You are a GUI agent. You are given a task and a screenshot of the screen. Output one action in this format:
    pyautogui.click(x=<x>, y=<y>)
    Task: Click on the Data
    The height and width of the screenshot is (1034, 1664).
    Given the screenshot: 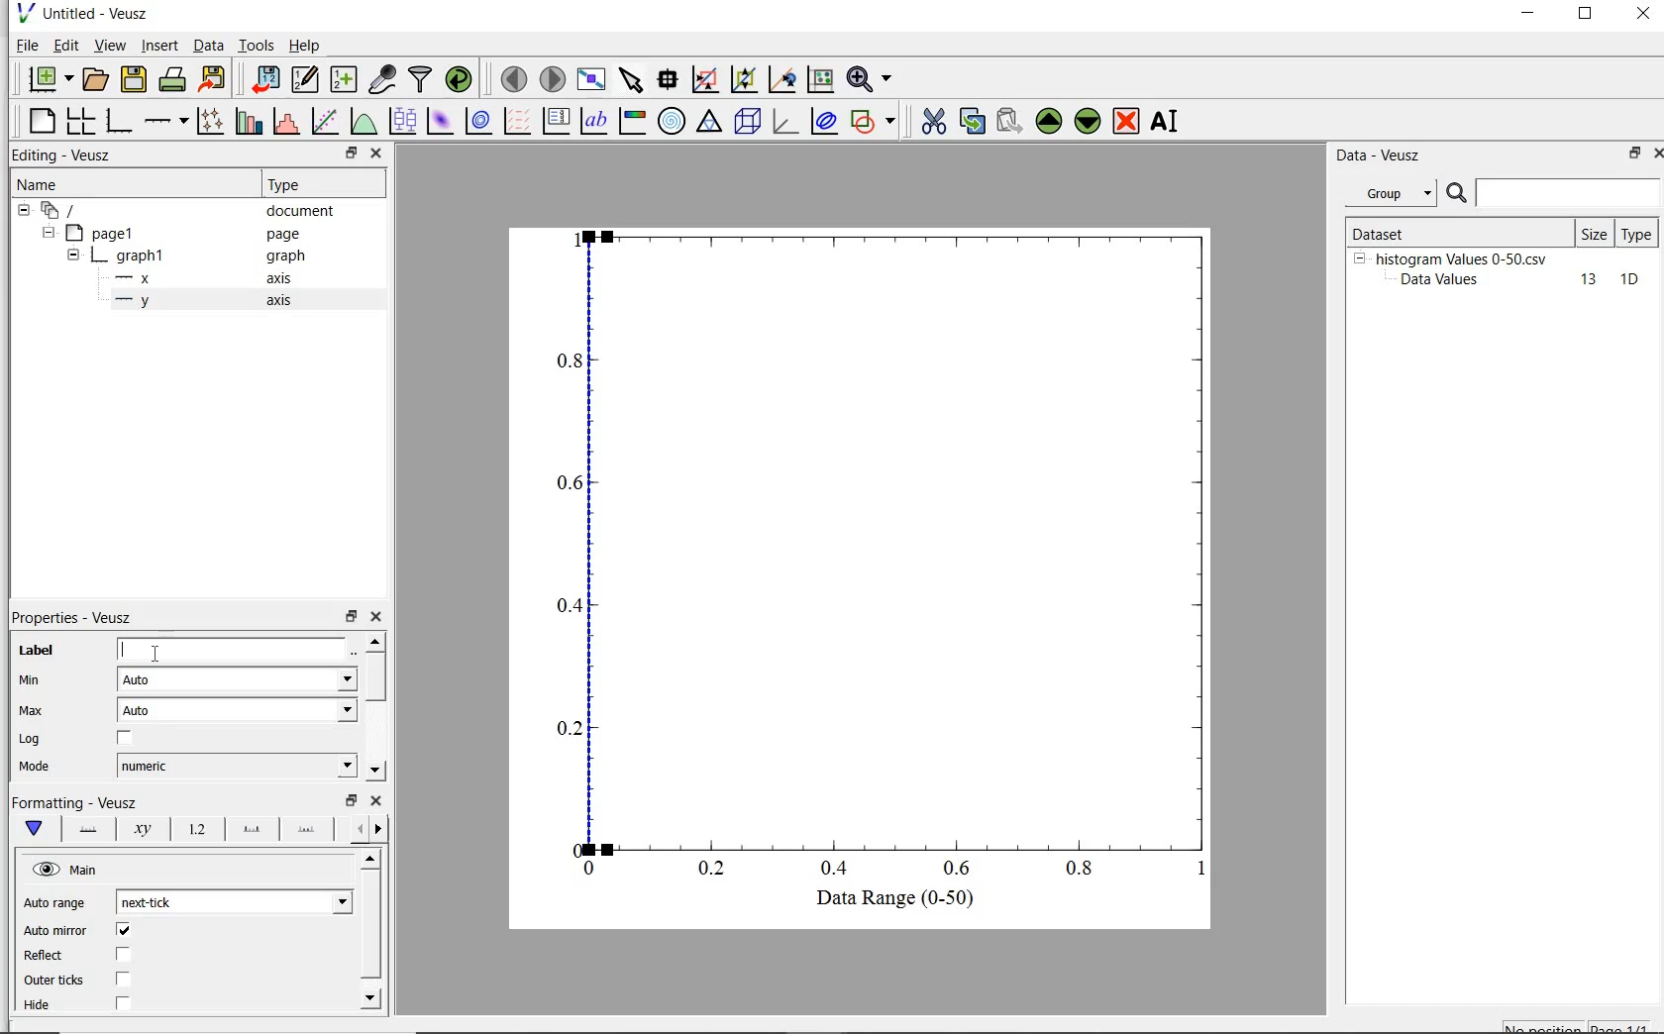 What is the action you would take?
    pyautogui.click(x=208, y=45)
    